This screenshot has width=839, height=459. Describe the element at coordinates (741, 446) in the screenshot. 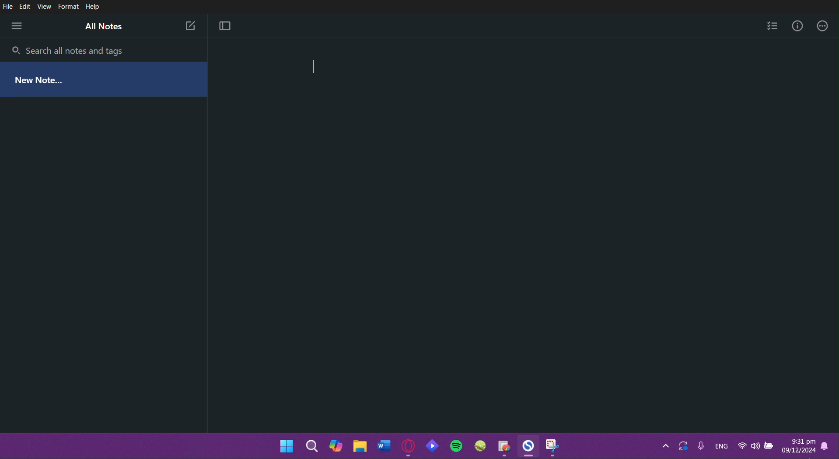

I see `wifi` at that location.